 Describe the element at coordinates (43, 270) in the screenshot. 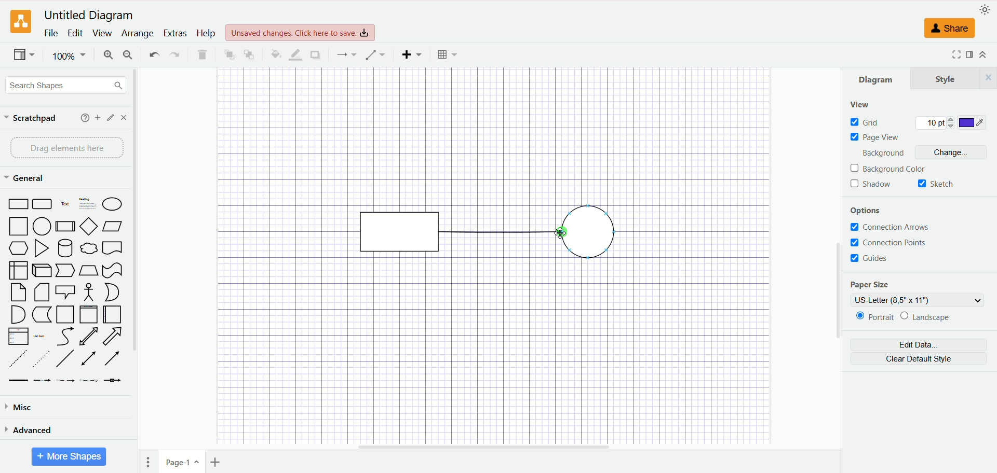

I see `Cuboid` at that location.